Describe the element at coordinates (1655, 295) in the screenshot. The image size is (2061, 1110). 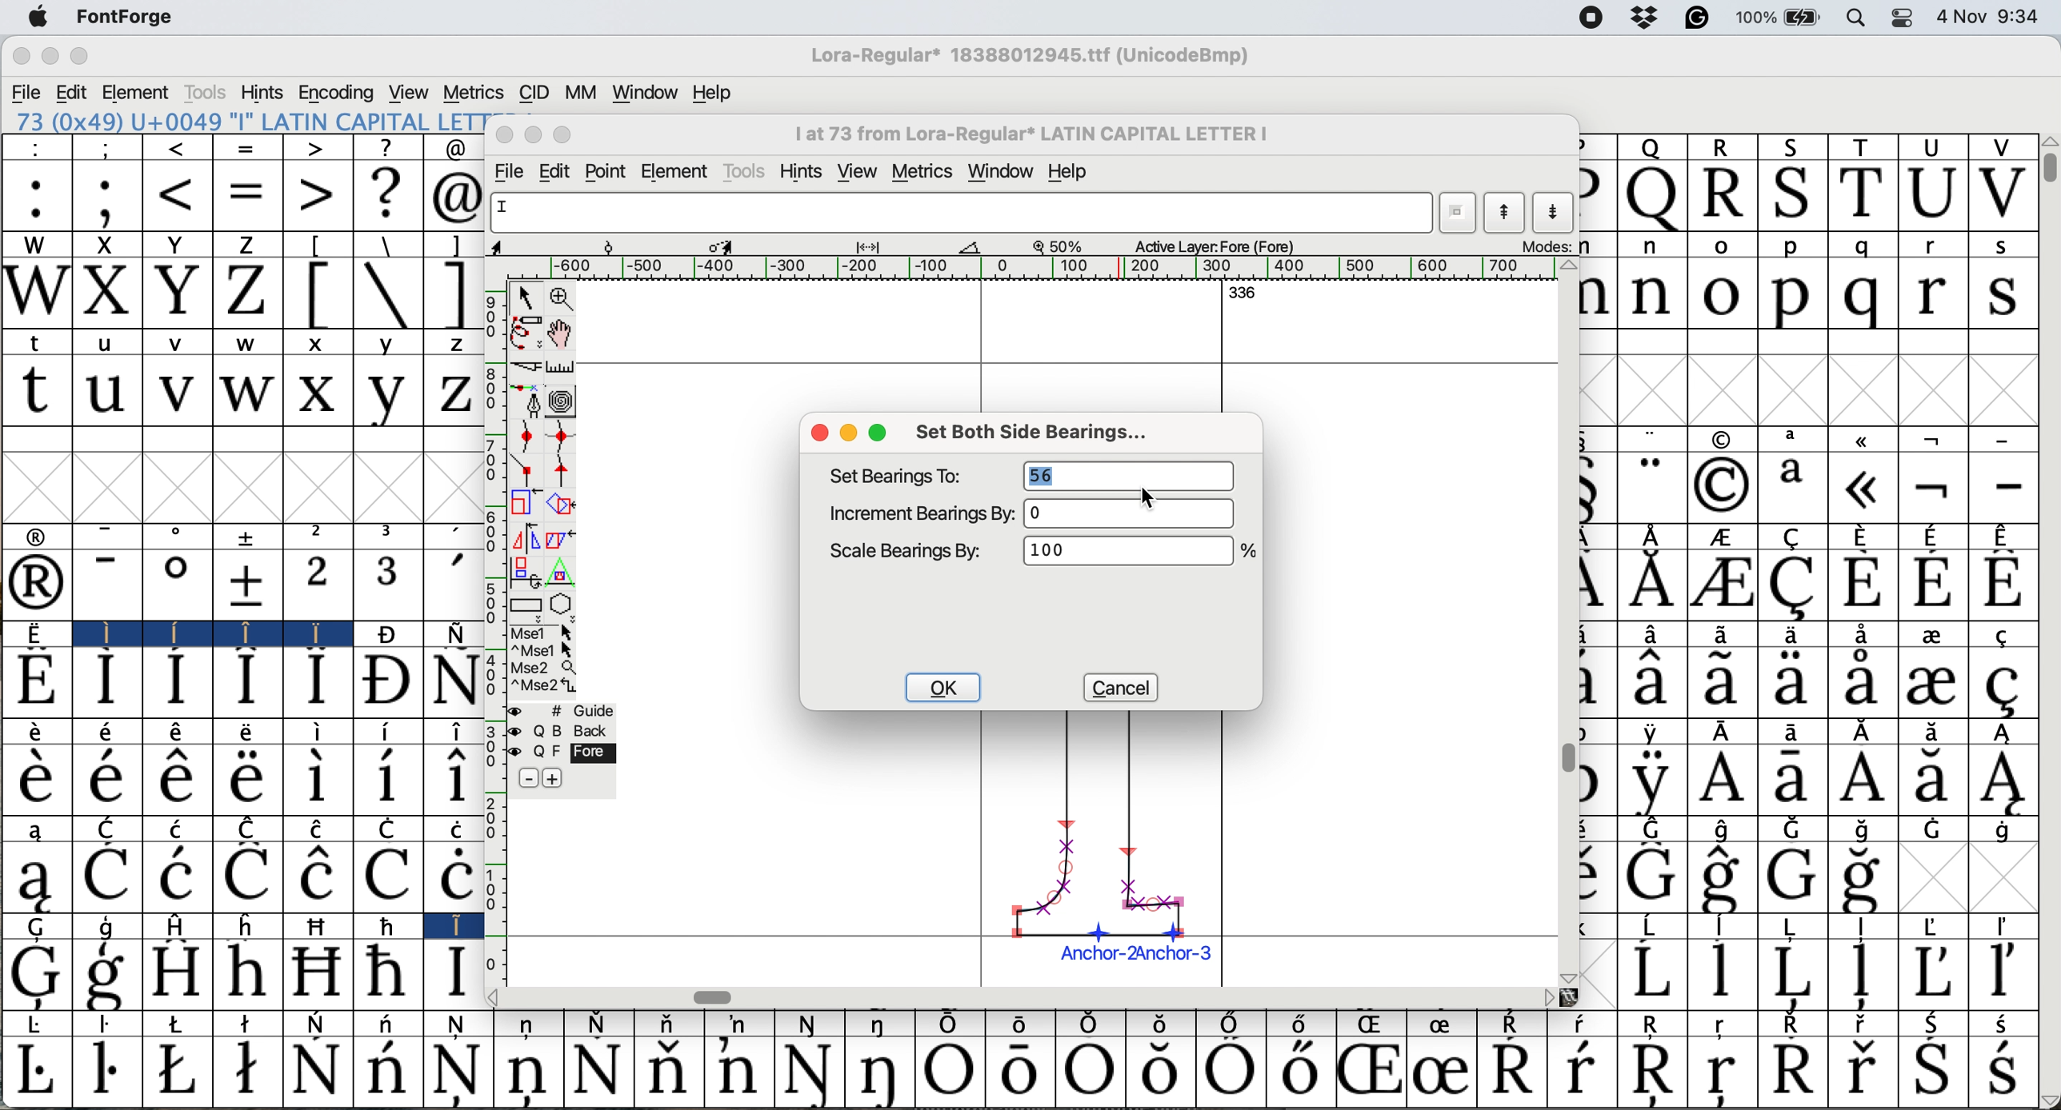
I see `n` at that location.